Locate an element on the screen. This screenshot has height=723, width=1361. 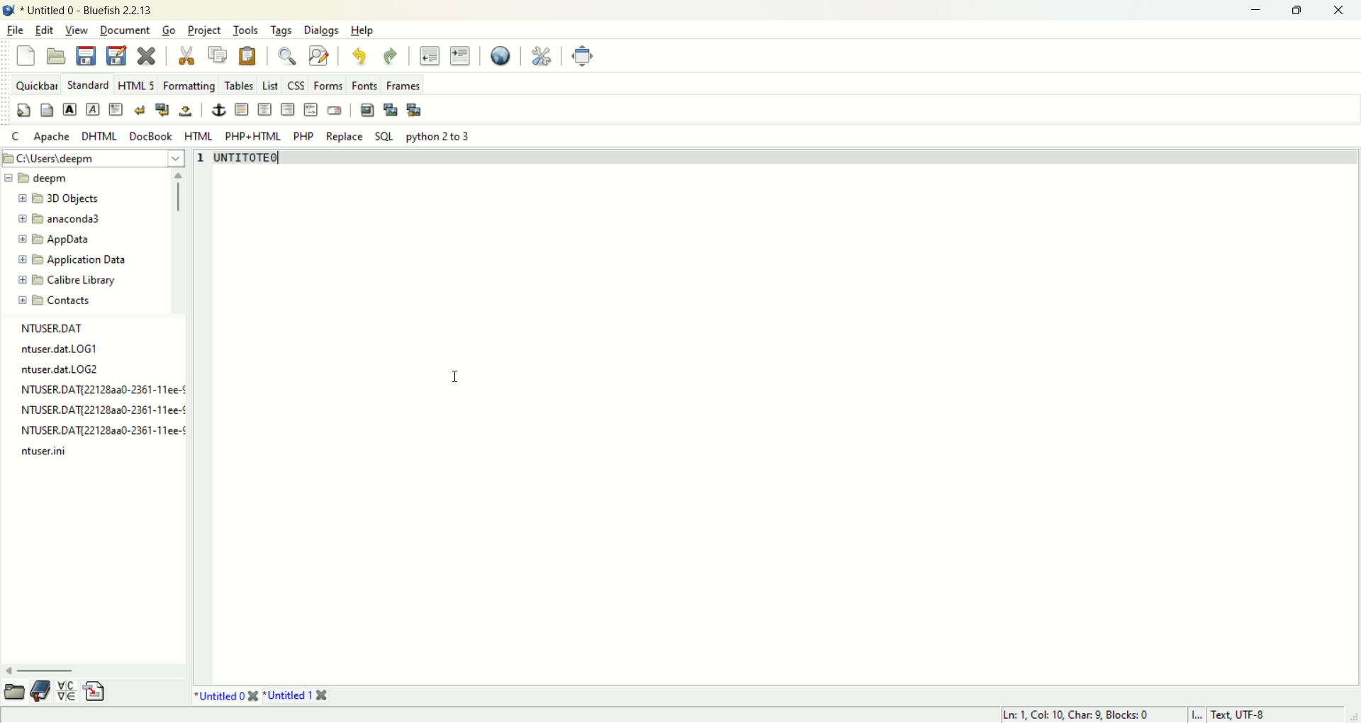
STANDARD is located at coordinates (89, 84).